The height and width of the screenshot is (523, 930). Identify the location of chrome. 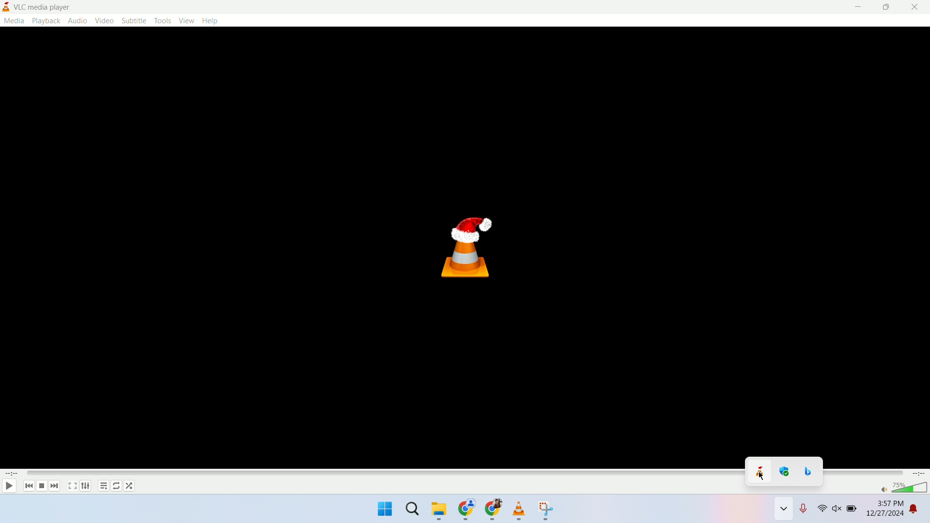
(493, 511).